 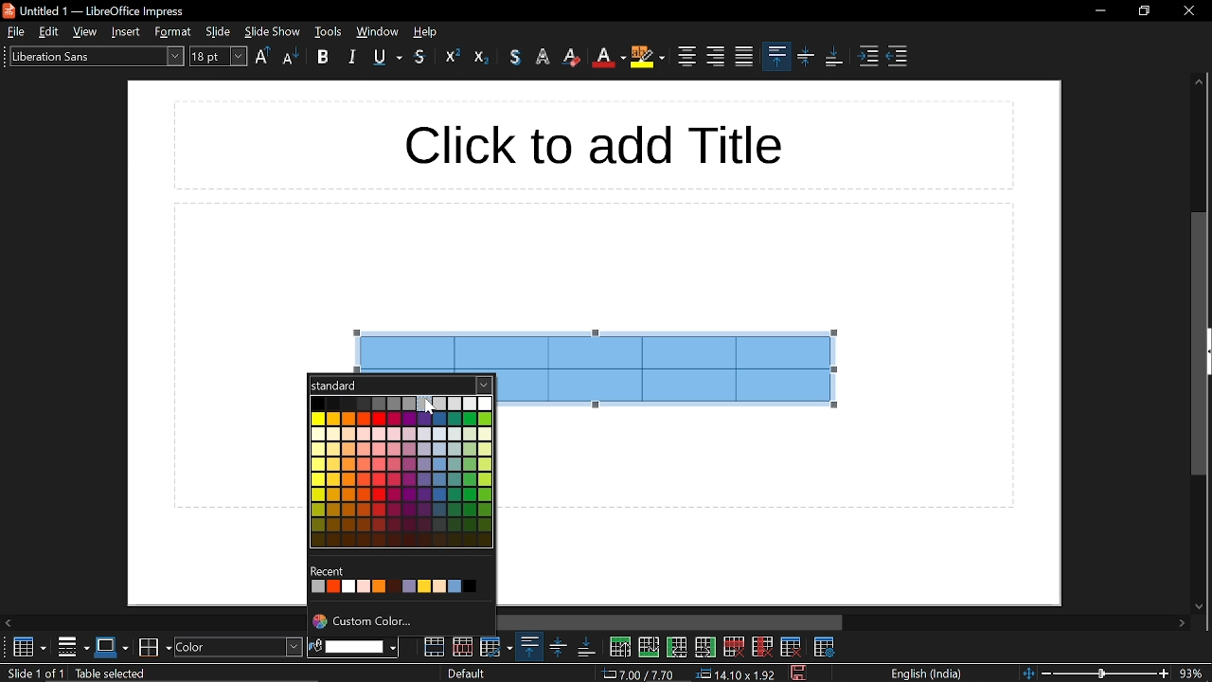 What do you see at coordinates (125, 32) in the screenshot?
I see `insert` at bounding box center [125, 32].